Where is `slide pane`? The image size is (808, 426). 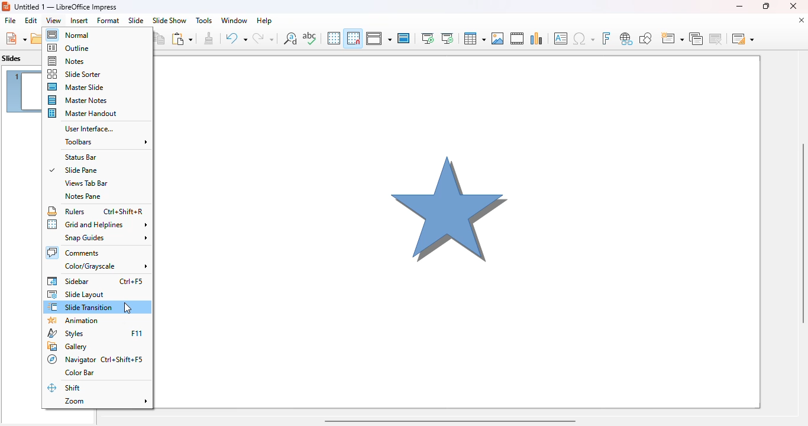 slide pane is located at coordinates (74, 170).